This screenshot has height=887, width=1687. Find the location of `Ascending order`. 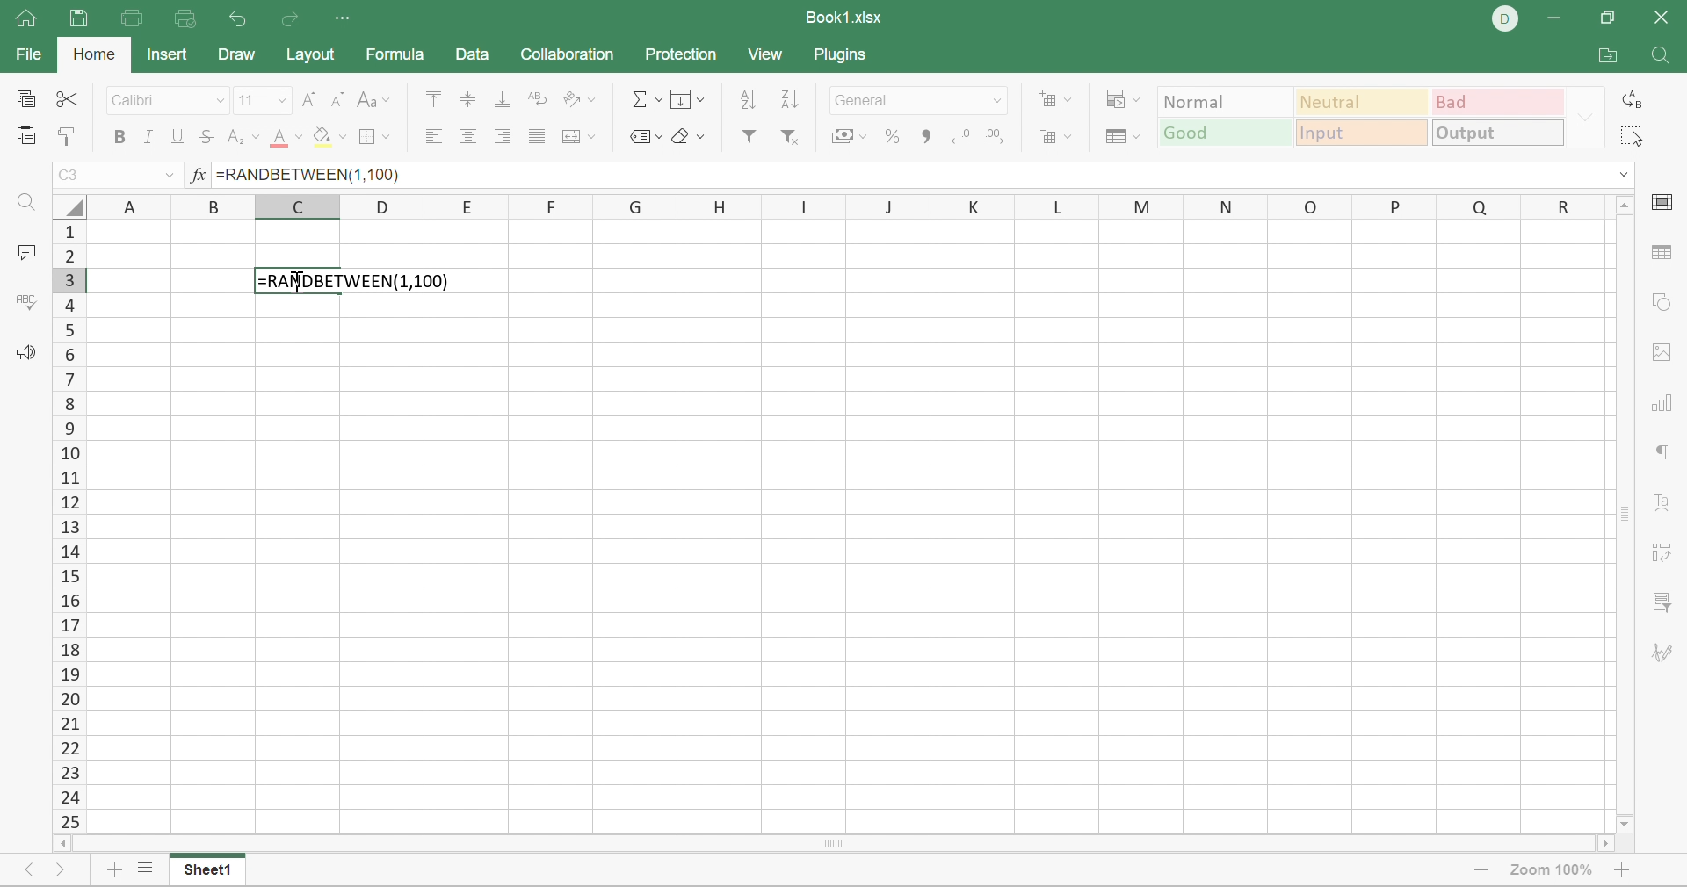

Ascending order is located at coordinates (747, 100).